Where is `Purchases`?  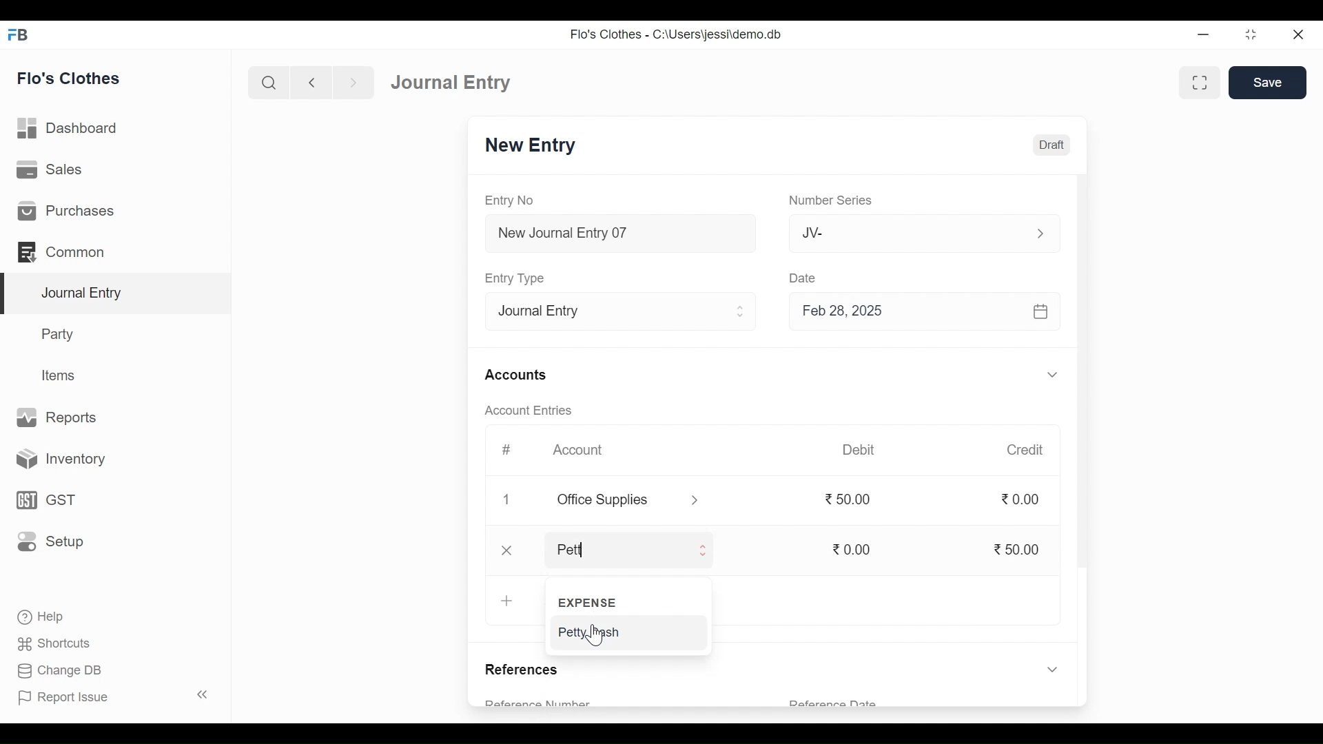 Purchases is located at coordinates (66, 210).